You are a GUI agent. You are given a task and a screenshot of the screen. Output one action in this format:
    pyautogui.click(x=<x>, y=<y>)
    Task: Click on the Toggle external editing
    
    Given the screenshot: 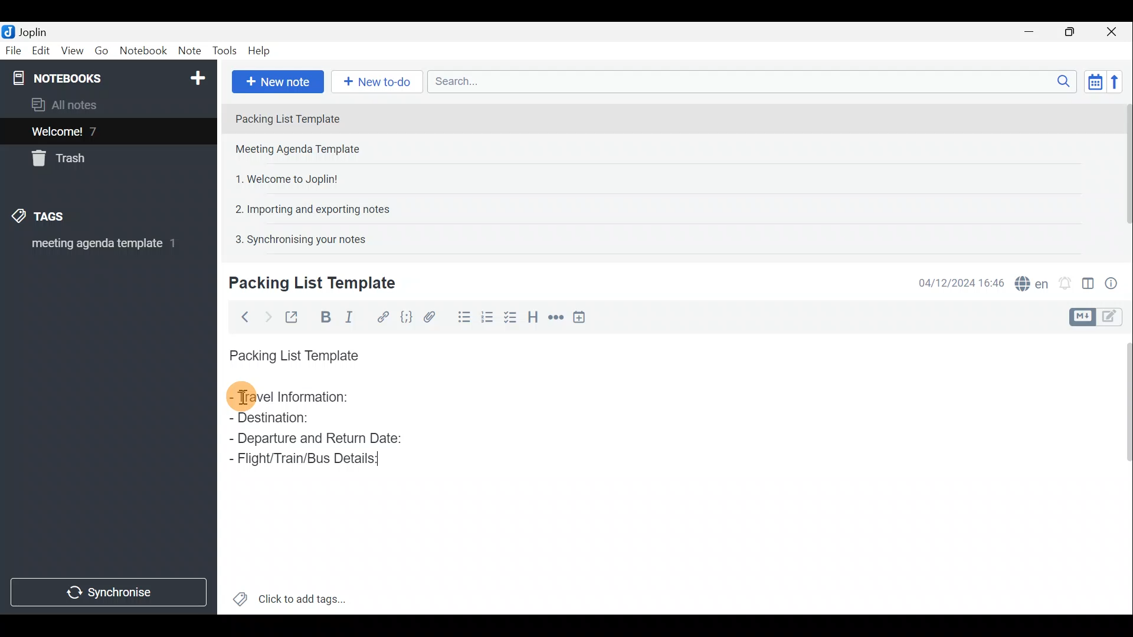 What is the action you would take?
    pyautogui.click(x=293, y=316)
    